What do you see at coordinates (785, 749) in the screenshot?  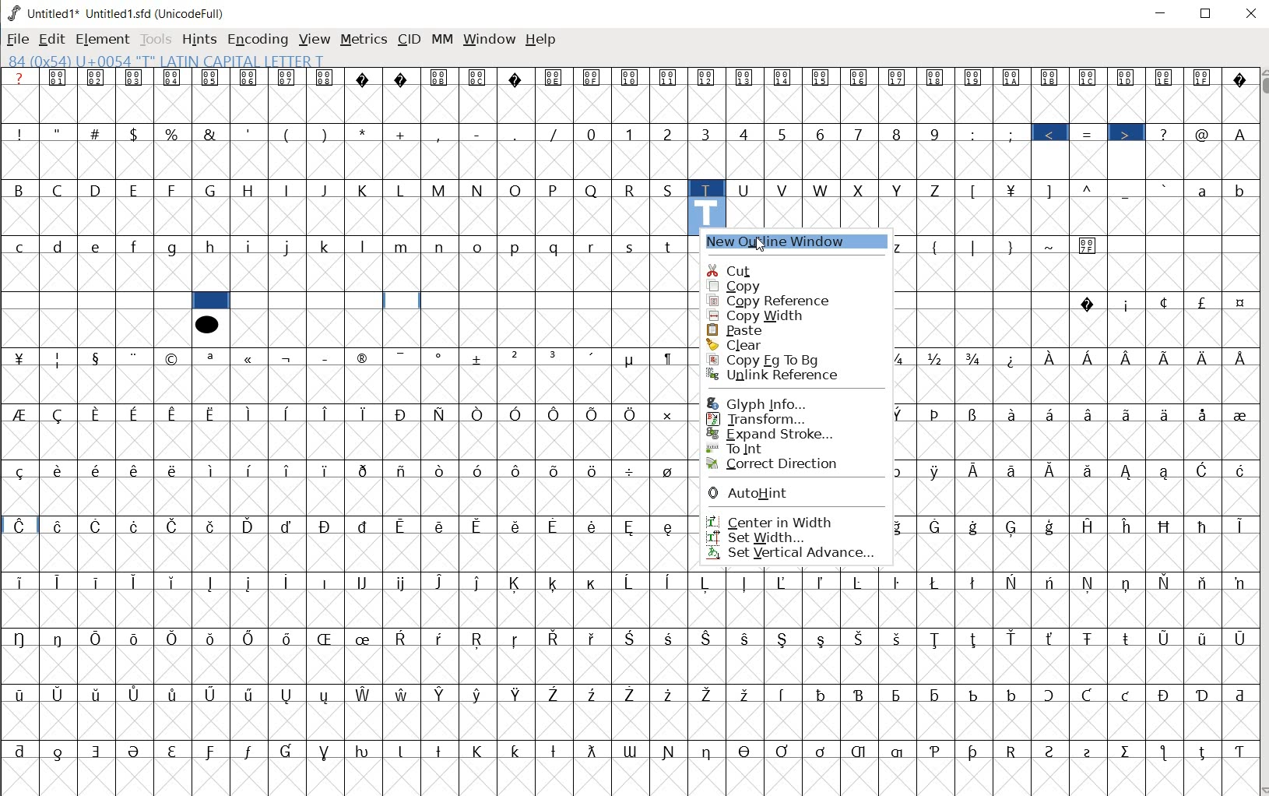 I see `Symbol` at bounding box center [785, 749].